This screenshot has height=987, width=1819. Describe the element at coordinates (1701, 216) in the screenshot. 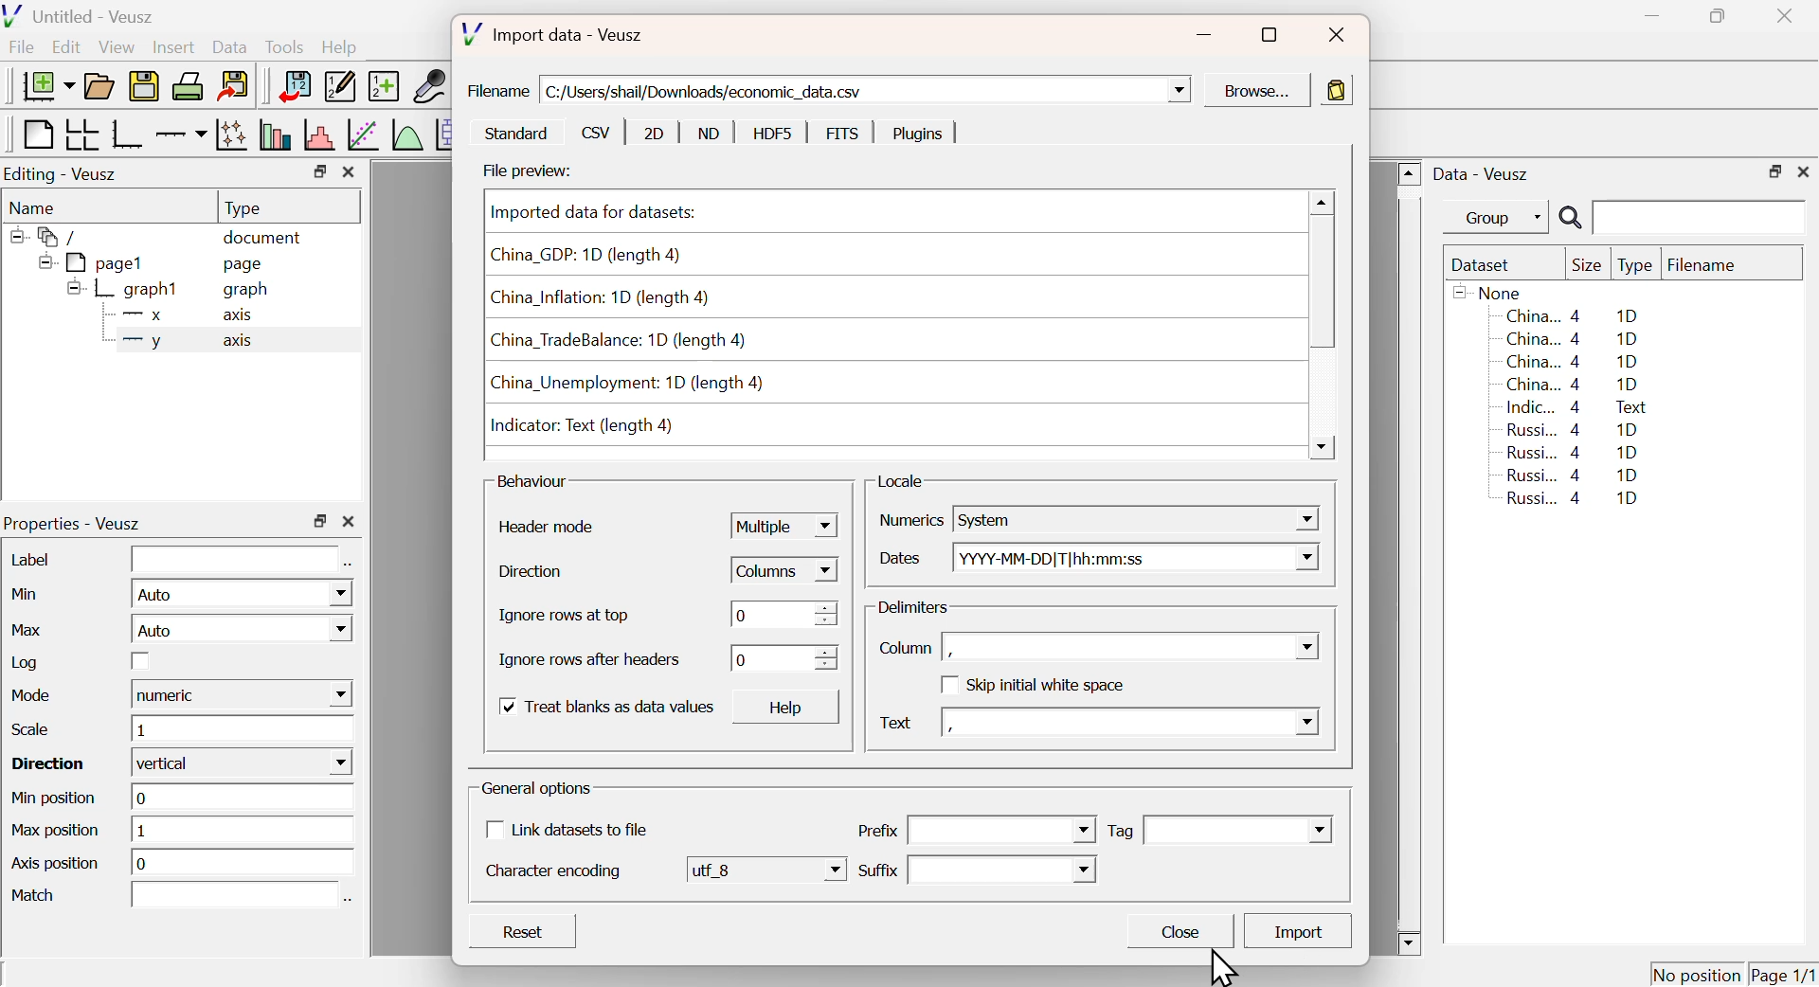

I see `Search Input` at that location.